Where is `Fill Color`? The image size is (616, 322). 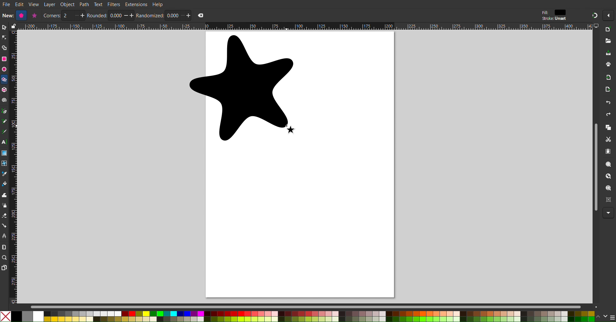 Fill Color is located at coordinates (4, 185).